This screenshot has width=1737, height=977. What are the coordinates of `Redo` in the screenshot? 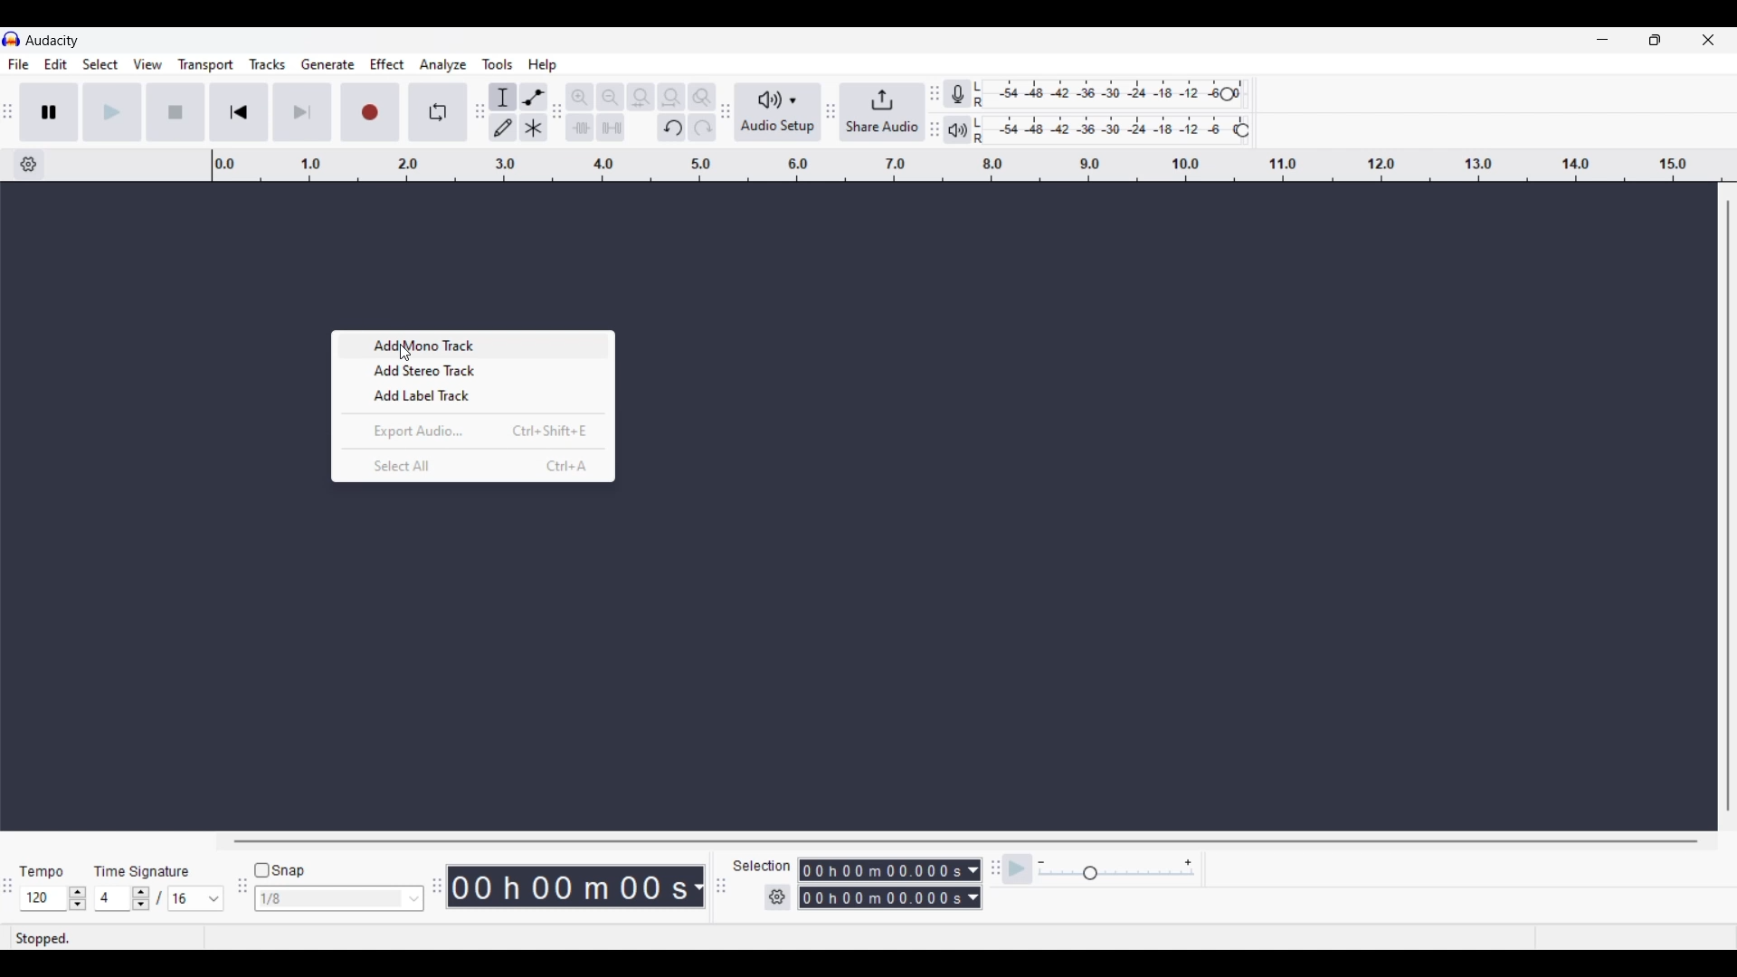 It's located at (701, 127).